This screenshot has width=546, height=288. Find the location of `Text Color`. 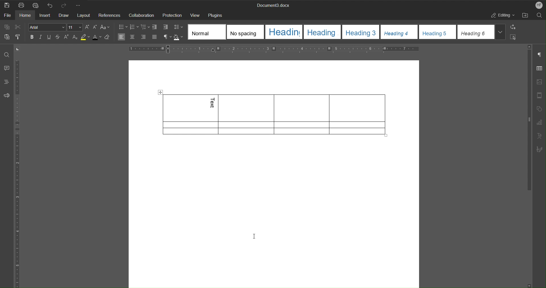

Text Color is located at coordinates (97, 37).